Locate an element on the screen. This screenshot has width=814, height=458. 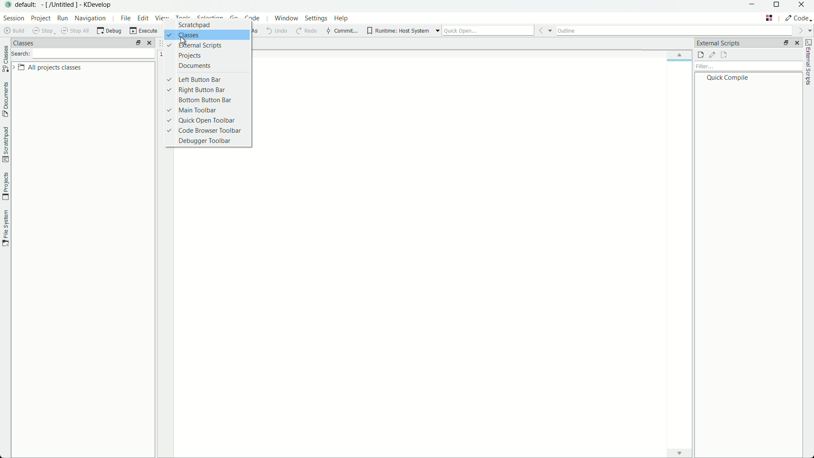
execute is located at coordinates (143, 31).